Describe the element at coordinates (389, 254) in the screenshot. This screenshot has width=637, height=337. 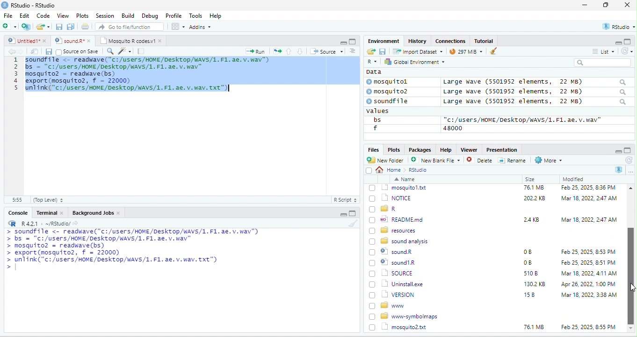
I see `(7) 1 NOTICE` at that location.